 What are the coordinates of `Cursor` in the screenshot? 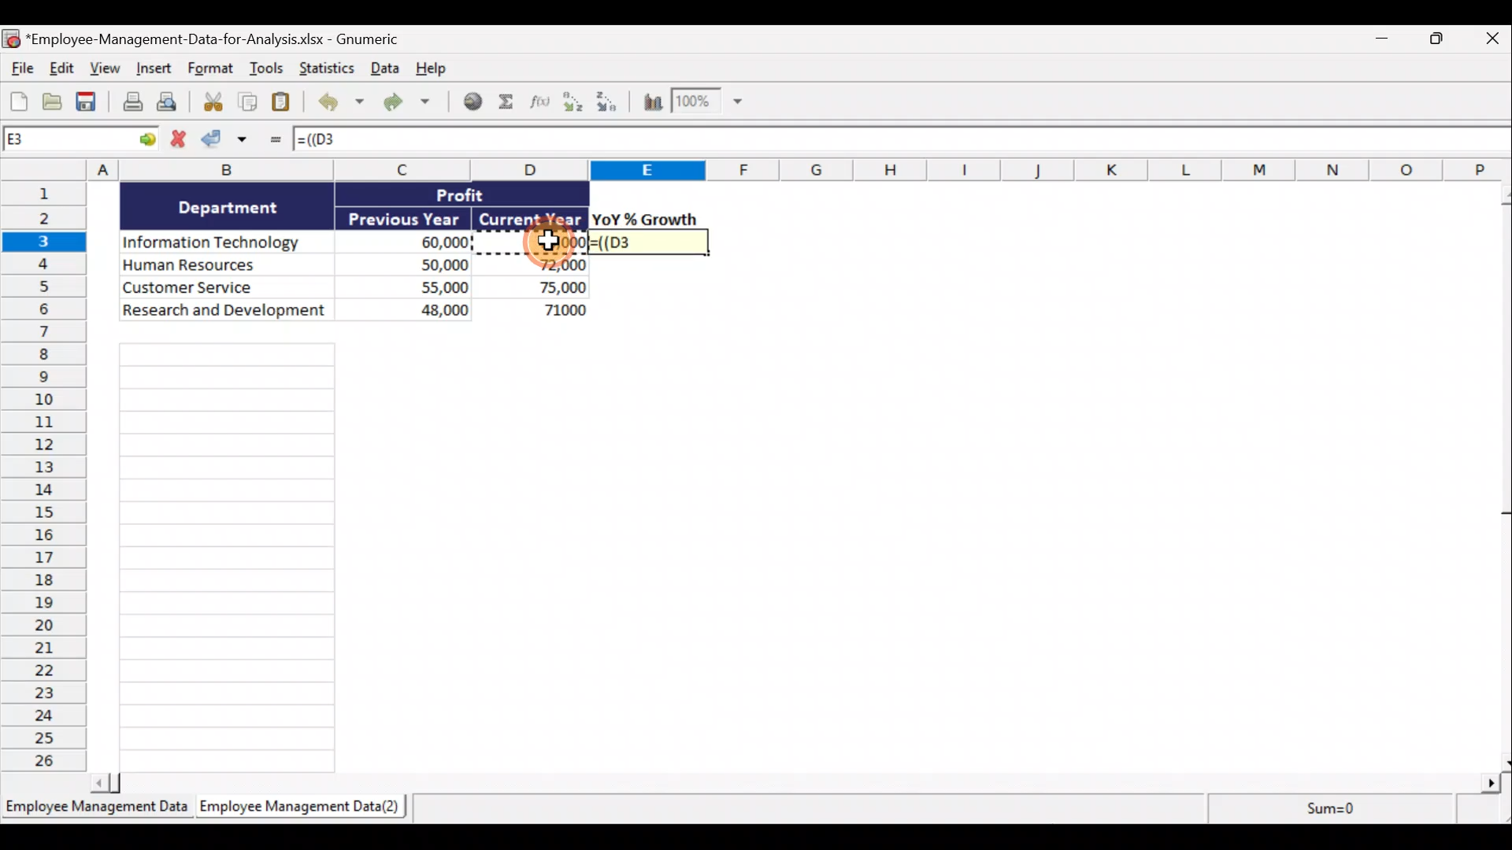 It's located at (550, 240).